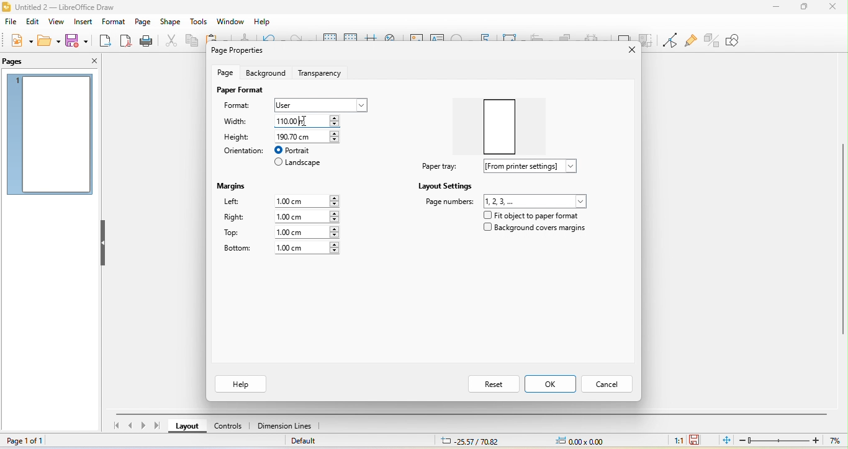 Image resolution: width=848 pixels, height=449 pixels. Describe the element at coordinates (237, 249) in the screenshot. I see `bottom` at that location.